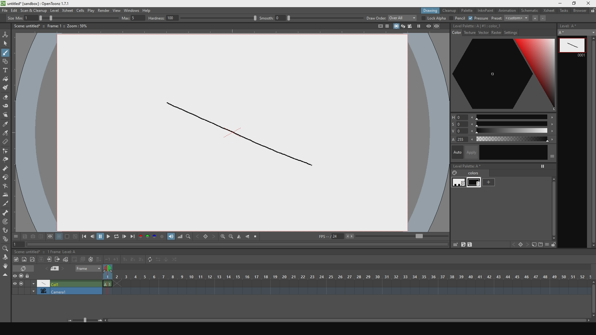 The image size is (596, 335). I want to click on inflate, so click(6, 168).